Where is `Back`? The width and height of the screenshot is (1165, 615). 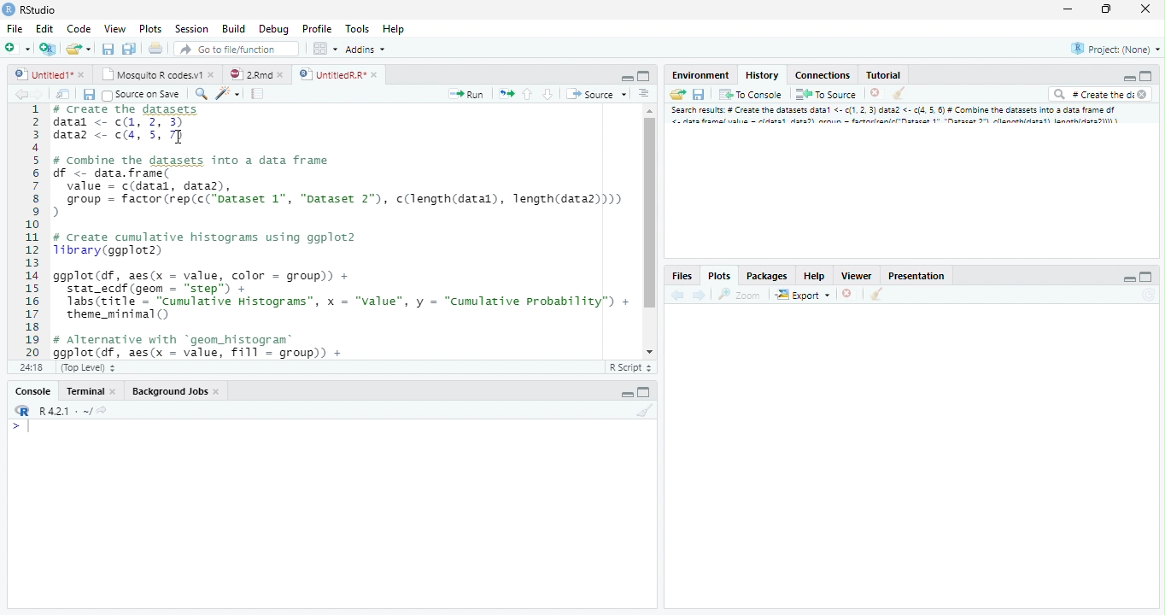
Back is located at coordinates (15, 97).